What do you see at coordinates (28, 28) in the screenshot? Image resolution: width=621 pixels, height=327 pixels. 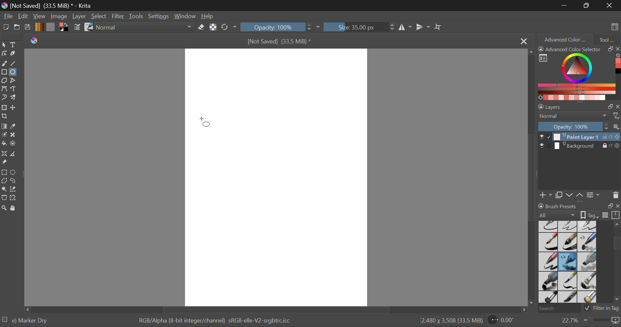 I see `Save` at bounding box center [28, 28].